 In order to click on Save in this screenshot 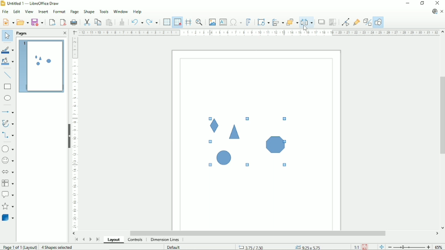, I will do `click(365, 247)`.